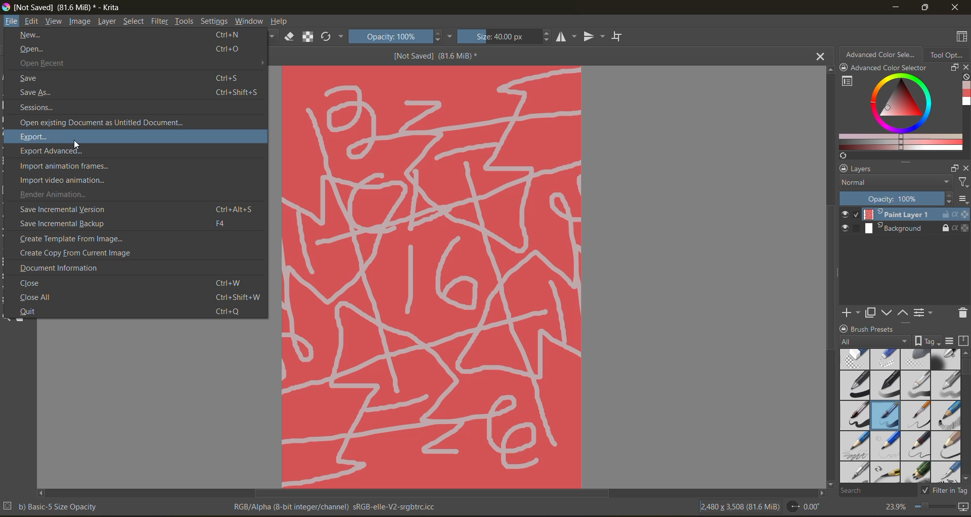 This screenshot has width=971, height=517. I want to click on Advanced color selector, so click(965, 95).